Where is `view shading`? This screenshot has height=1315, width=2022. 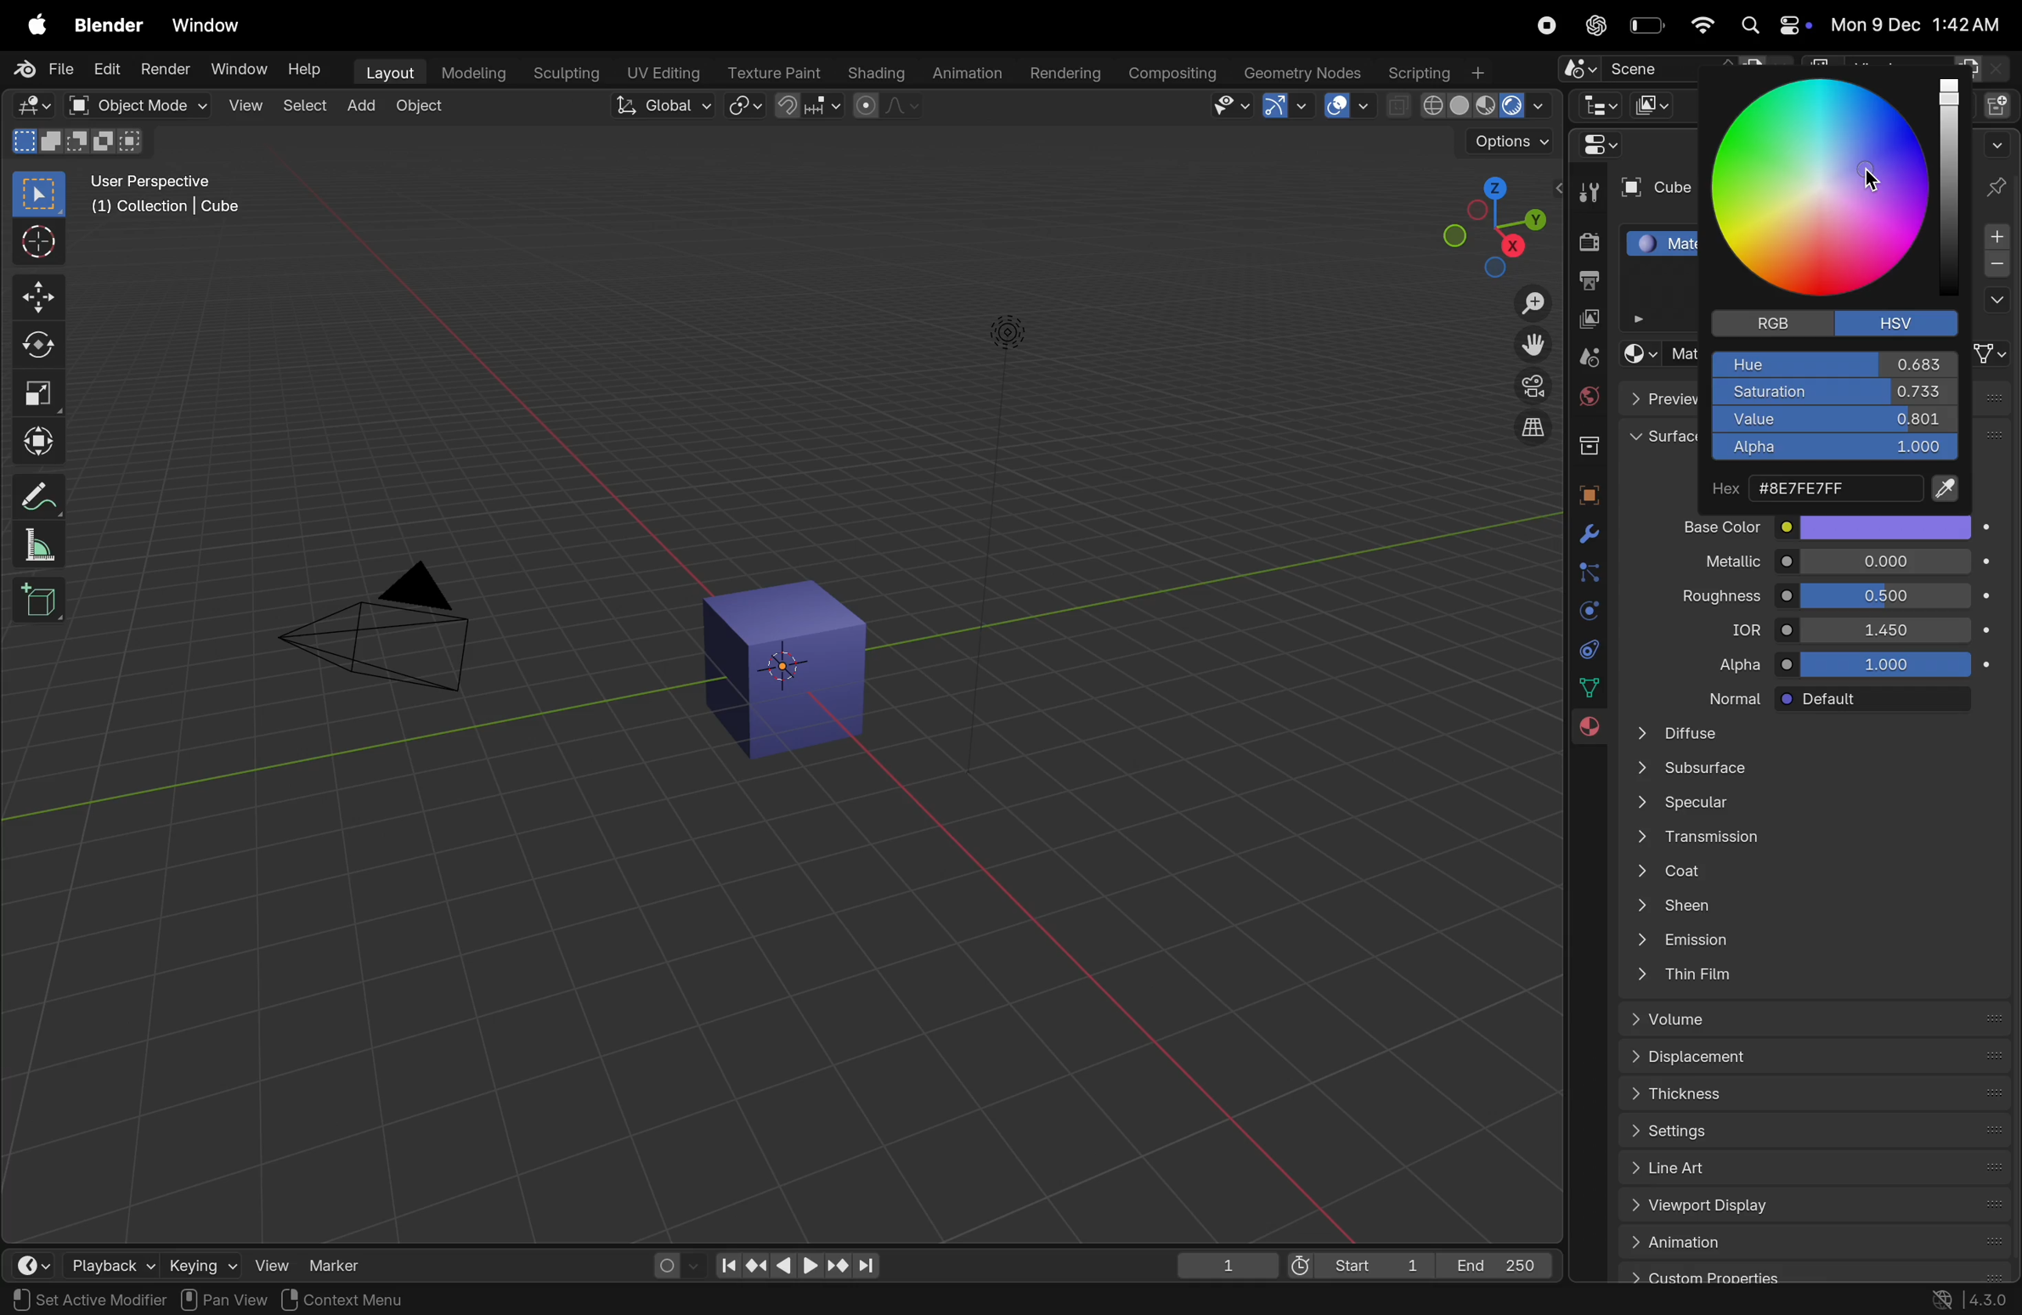
view shading is located at coordinates (1469, 108).